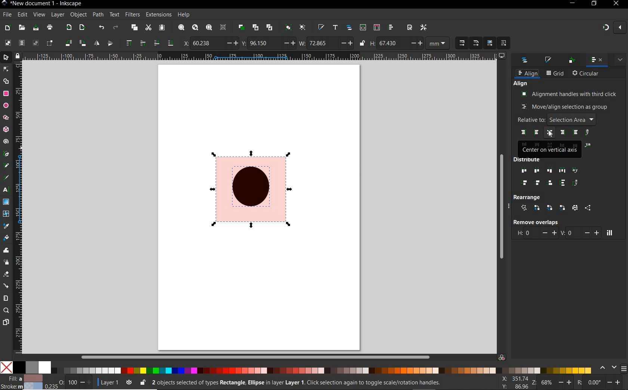 The width and height of the screenshot is (628, 390). Describe the element at coordinates (609, 233) in the screenshot. I see `MOVE OBJECTS AS LITTLE AS POSSIBLE SO THAT THEIR BOUNDING BOXES DO NOT OVERLAP` at that location.